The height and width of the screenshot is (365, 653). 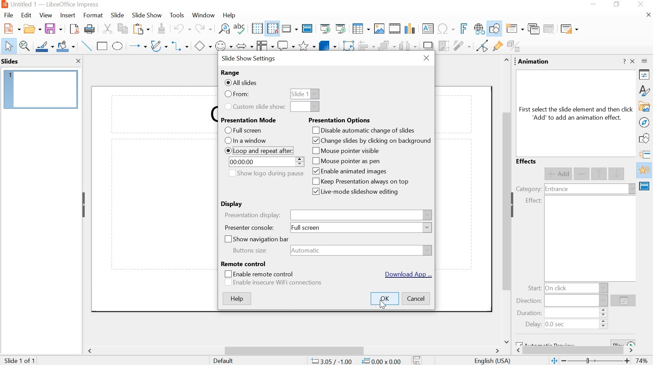 What do you see at coordinates (533, 201) in the screenshot?
I see `effect` at bounding box center [533, 201].